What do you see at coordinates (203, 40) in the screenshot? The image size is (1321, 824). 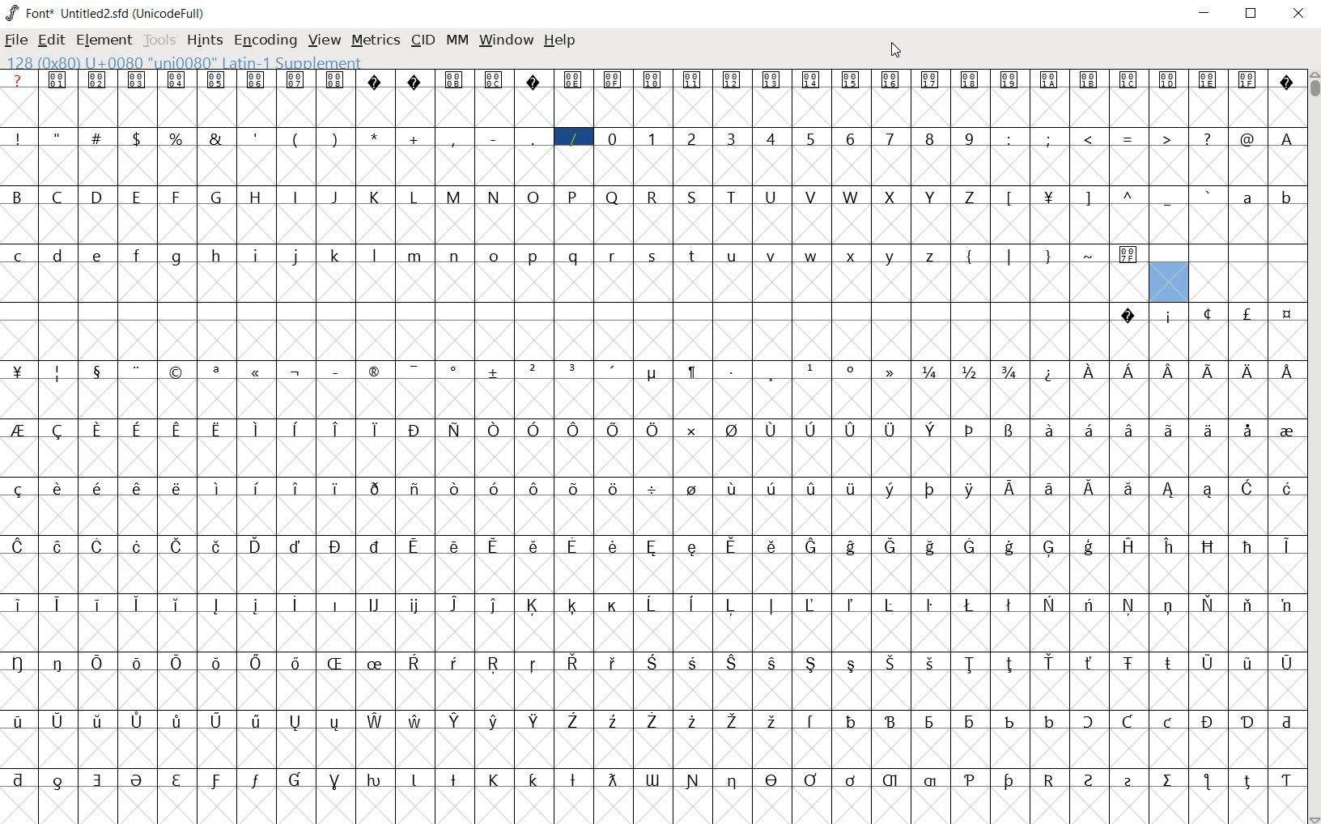 I see `HINTS` at bounding box center [203, 40].